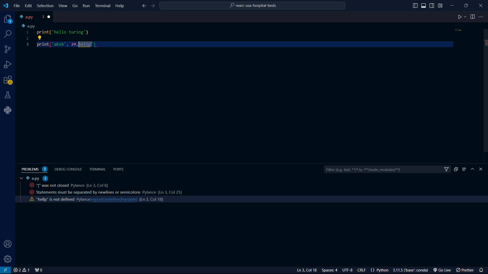 The height and width of the screenshot is (274, 488). I want to click on problems 2, so click(36, 169).